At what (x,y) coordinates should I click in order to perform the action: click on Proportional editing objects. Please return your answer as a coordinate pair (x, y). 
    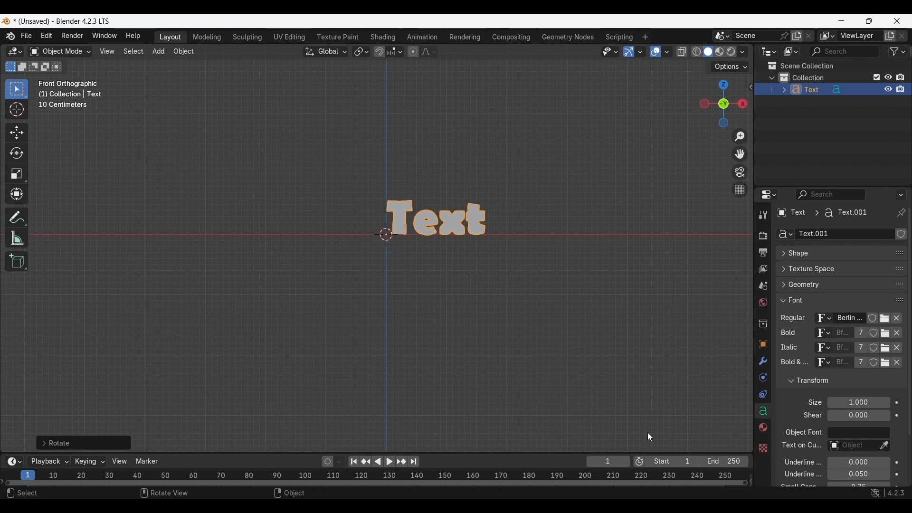
    Looking at the image, I should click on (413, 51).